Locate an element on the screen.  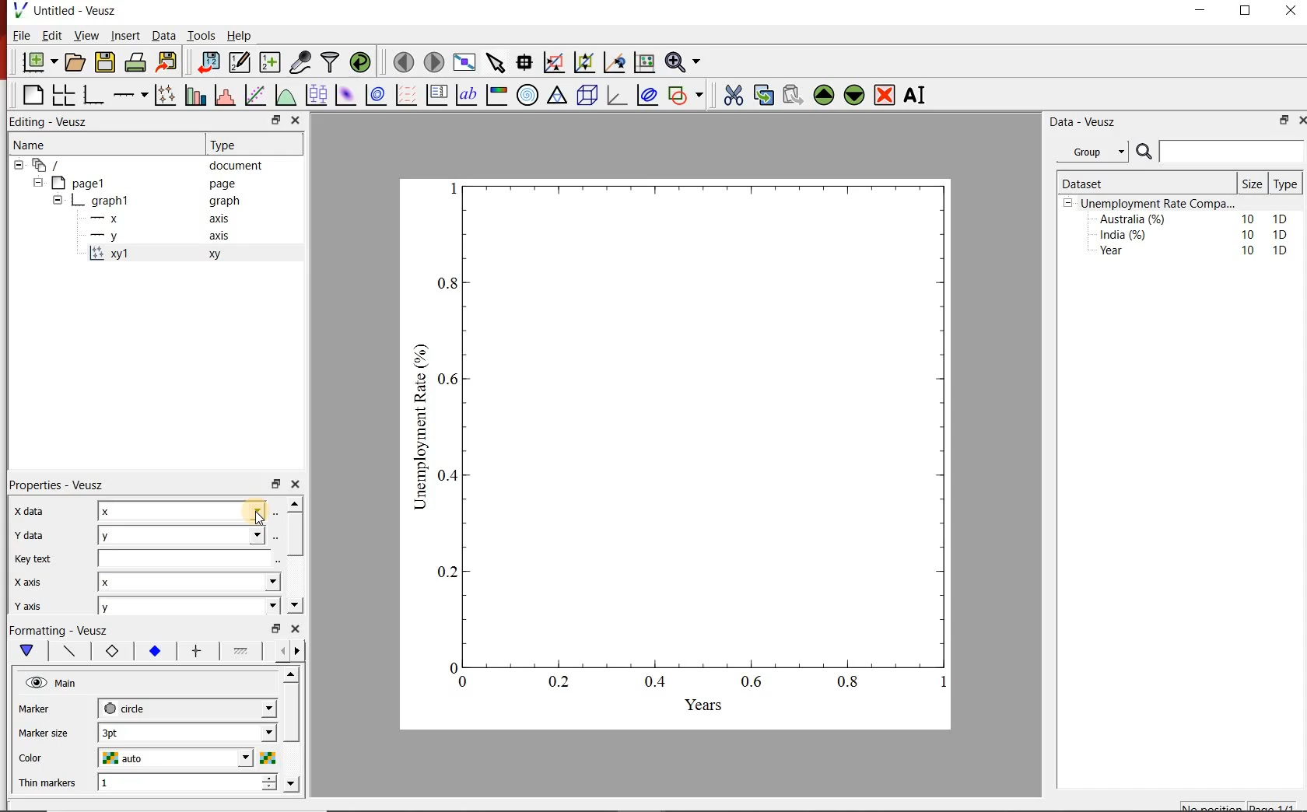
Type is located at coordinates (1284, 184).